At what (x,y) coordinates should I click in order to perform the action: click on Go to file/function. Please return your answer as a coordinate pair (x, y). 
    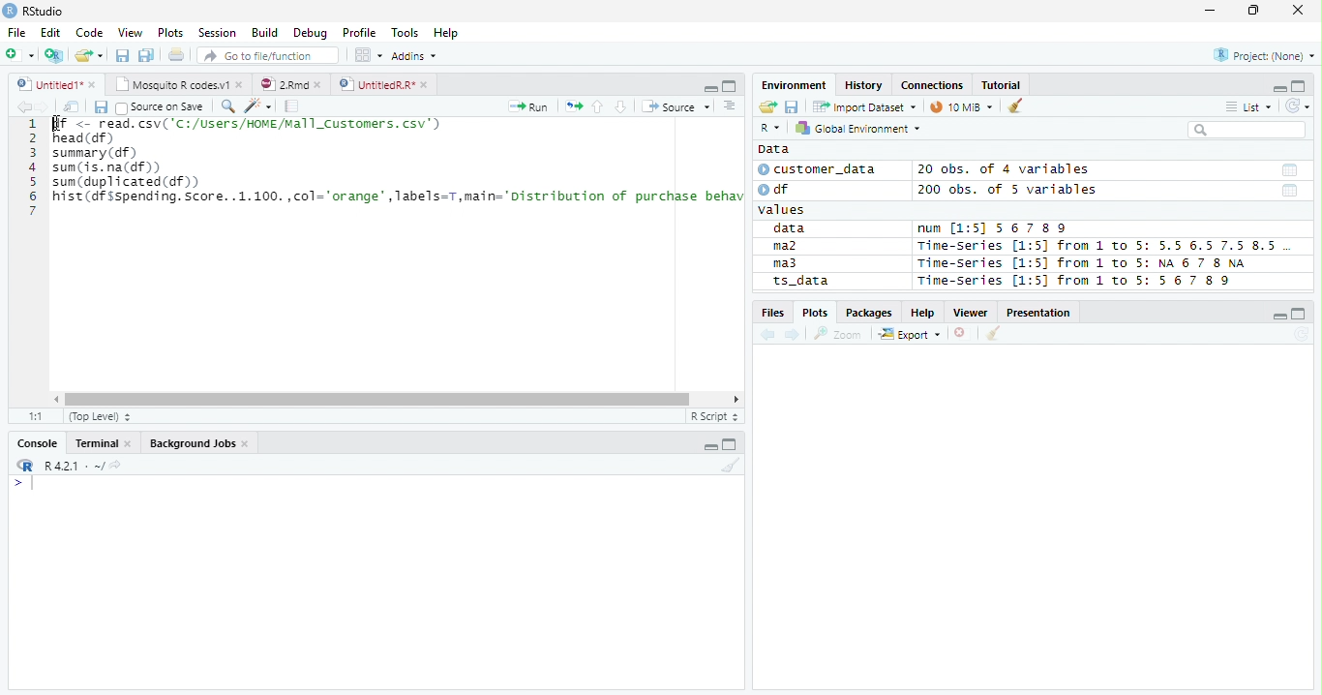
    Looking at the image, I should click on (265, 56).